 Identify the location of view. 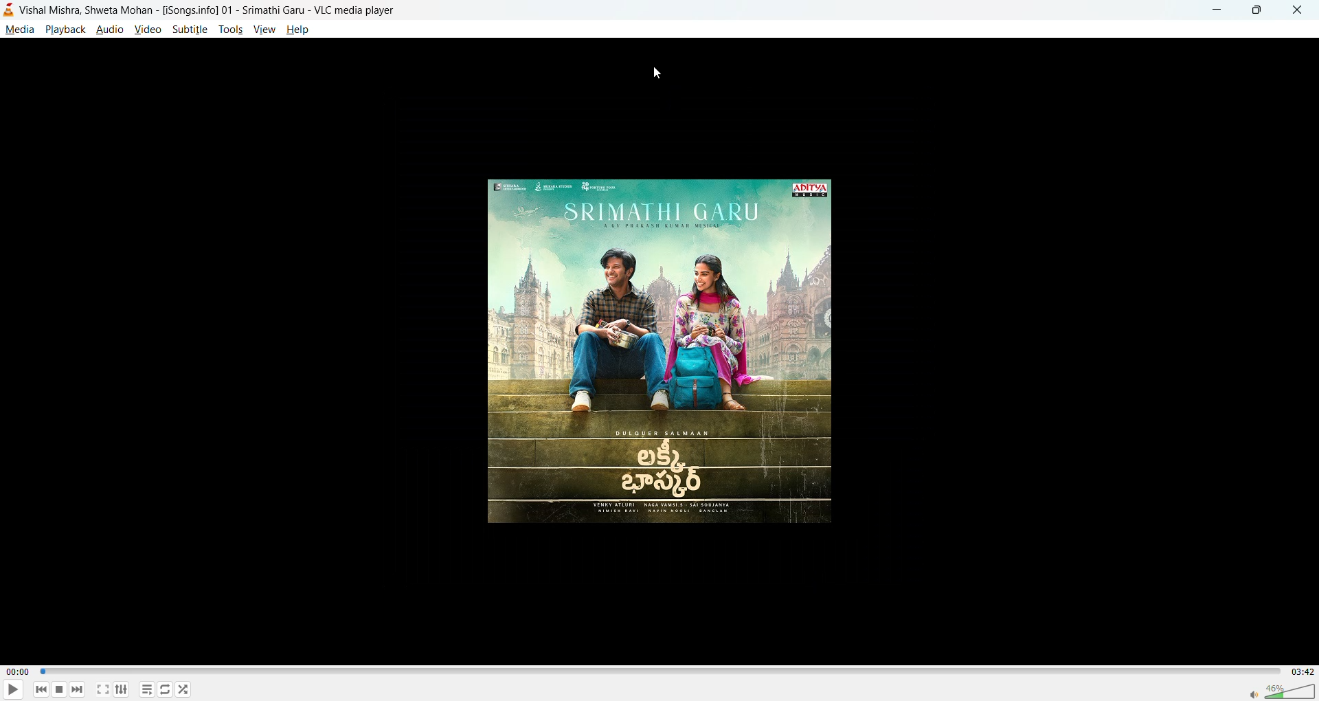
(263, 27).